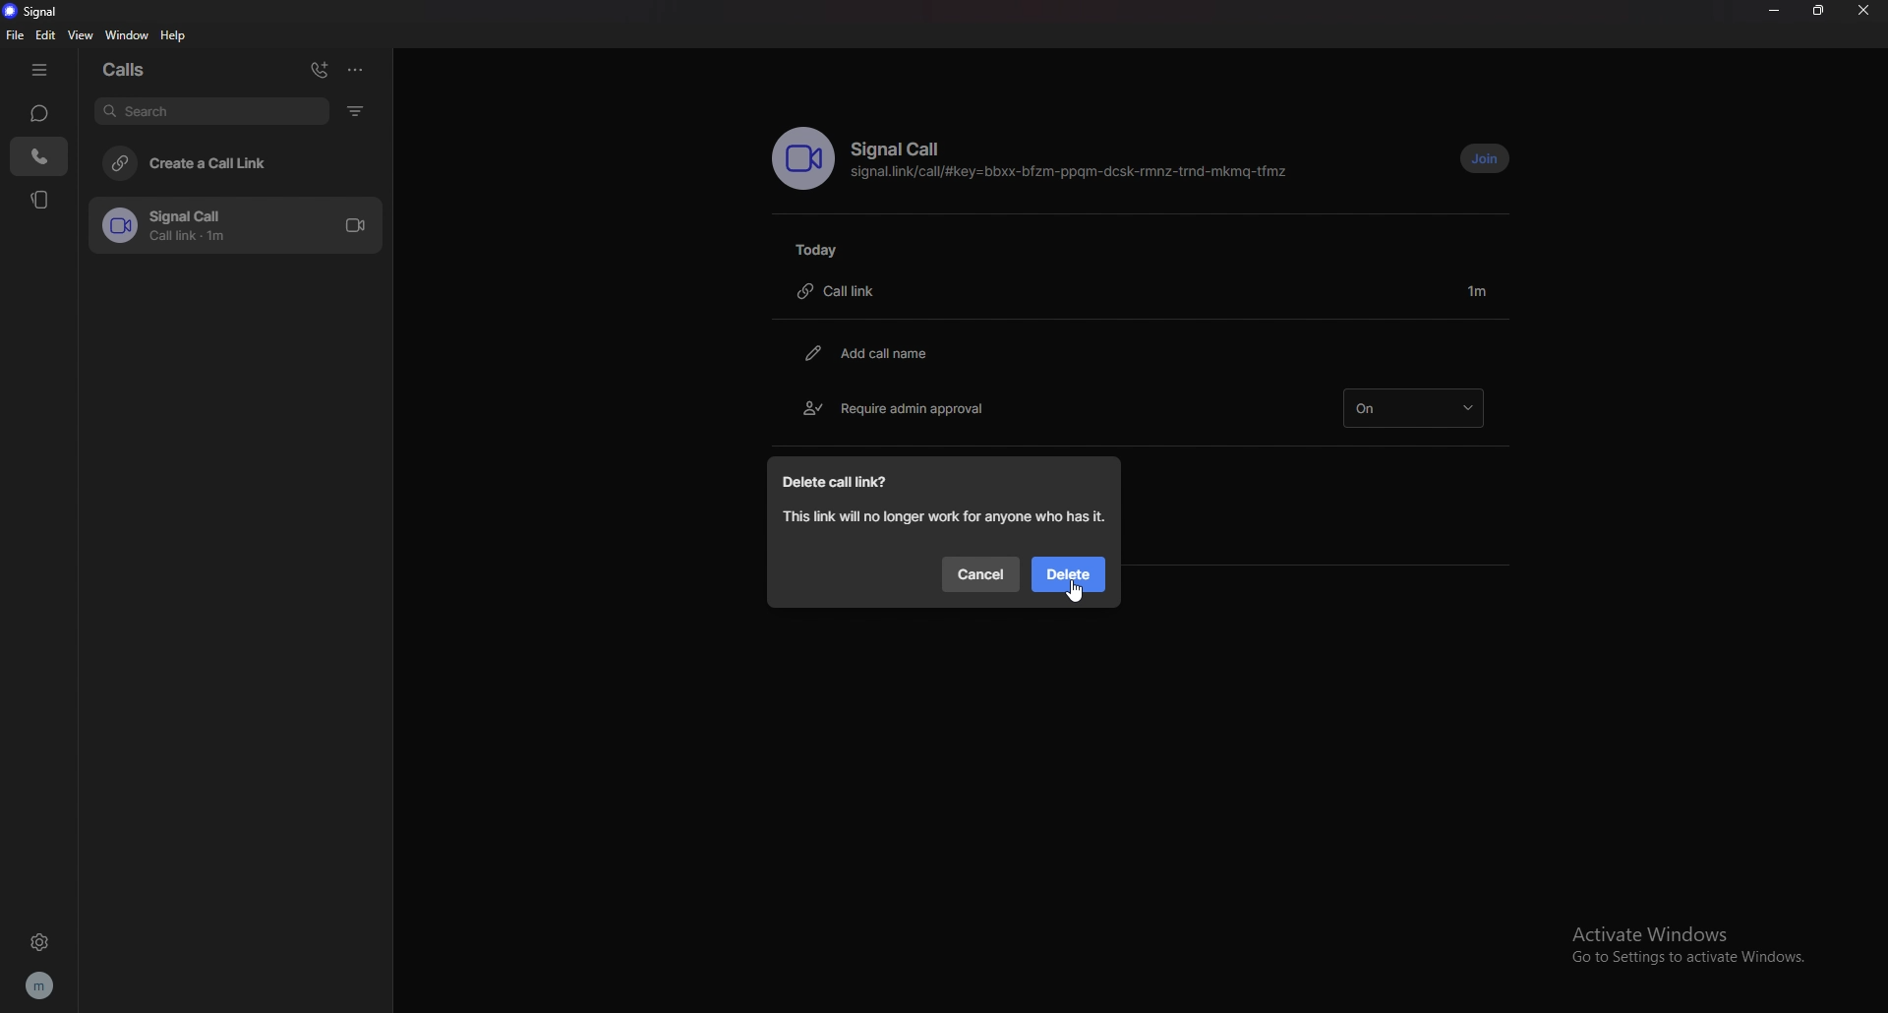 This screenshot has height=1013, width=1888. Describe the element at coordinates (1072, 574) in the screenshot. I see `delete` at that location.